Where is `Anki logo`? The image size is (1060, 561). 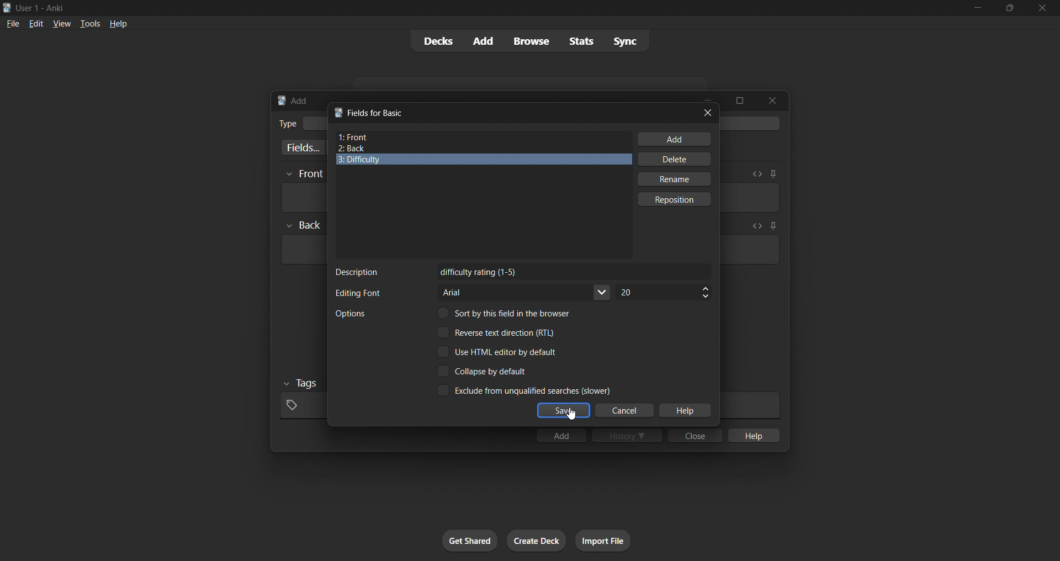
Anki logo is located at coordinates (338, 112).